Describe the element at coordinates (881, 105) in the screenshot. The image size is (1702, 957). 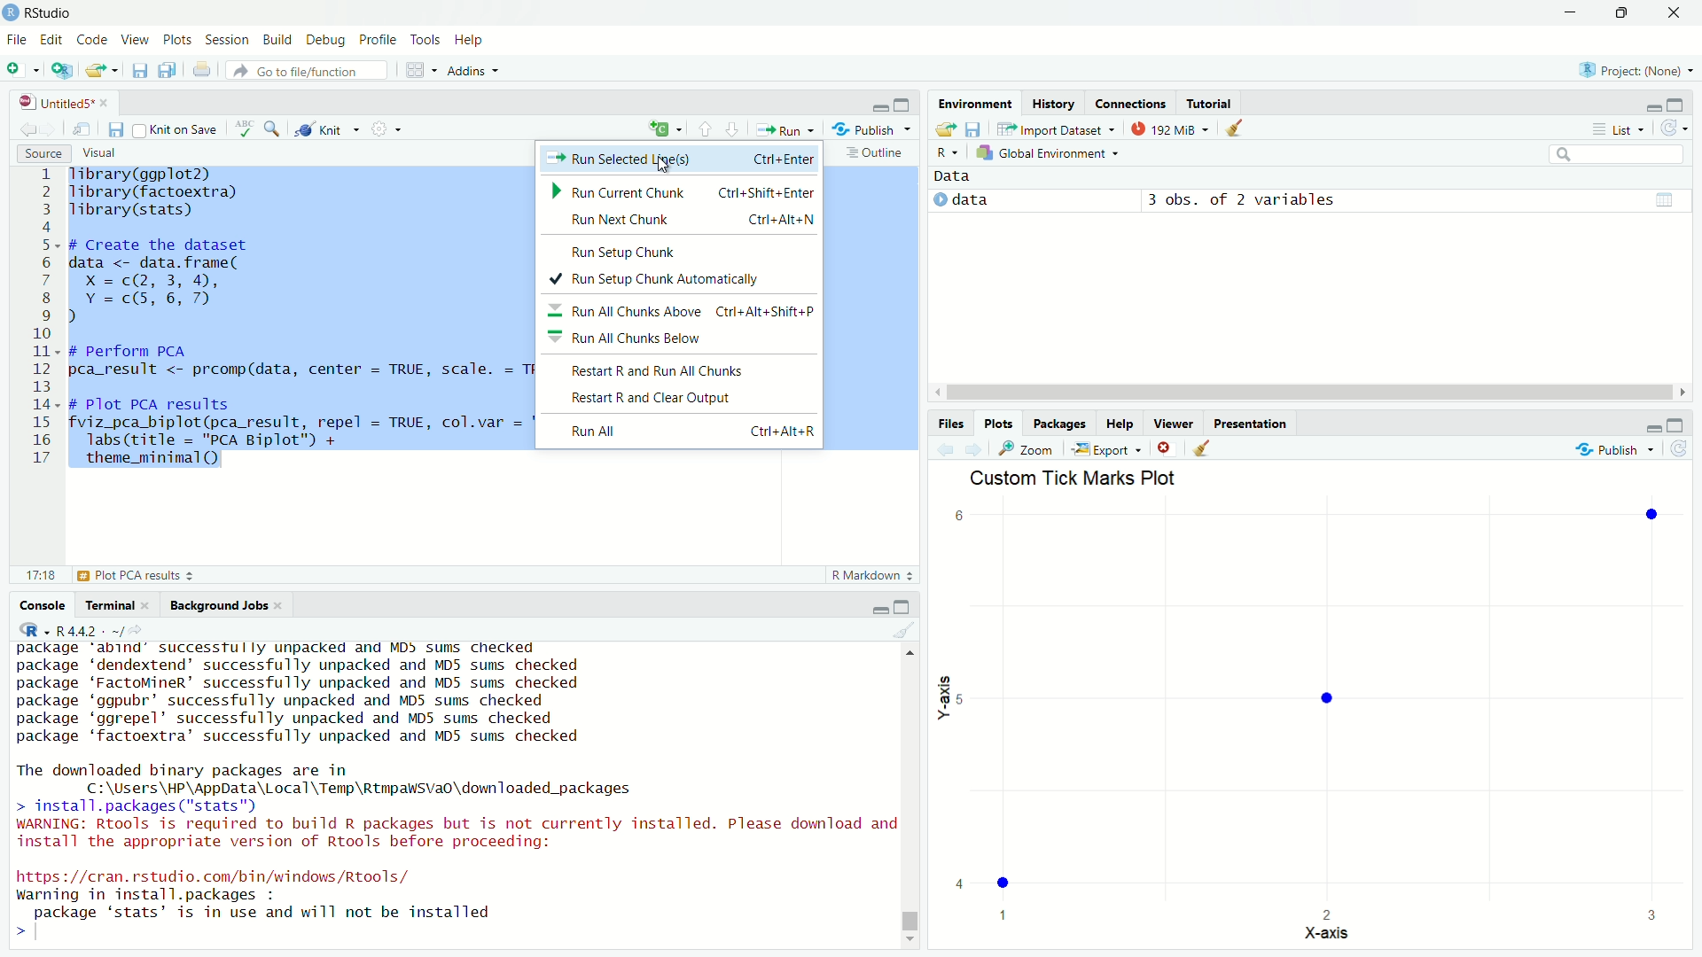
I see `minimize` at that location.